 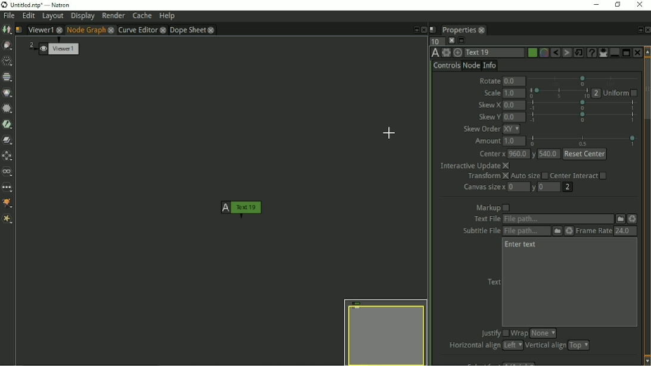 I want to click on Amount, so click(x=487, y=141).